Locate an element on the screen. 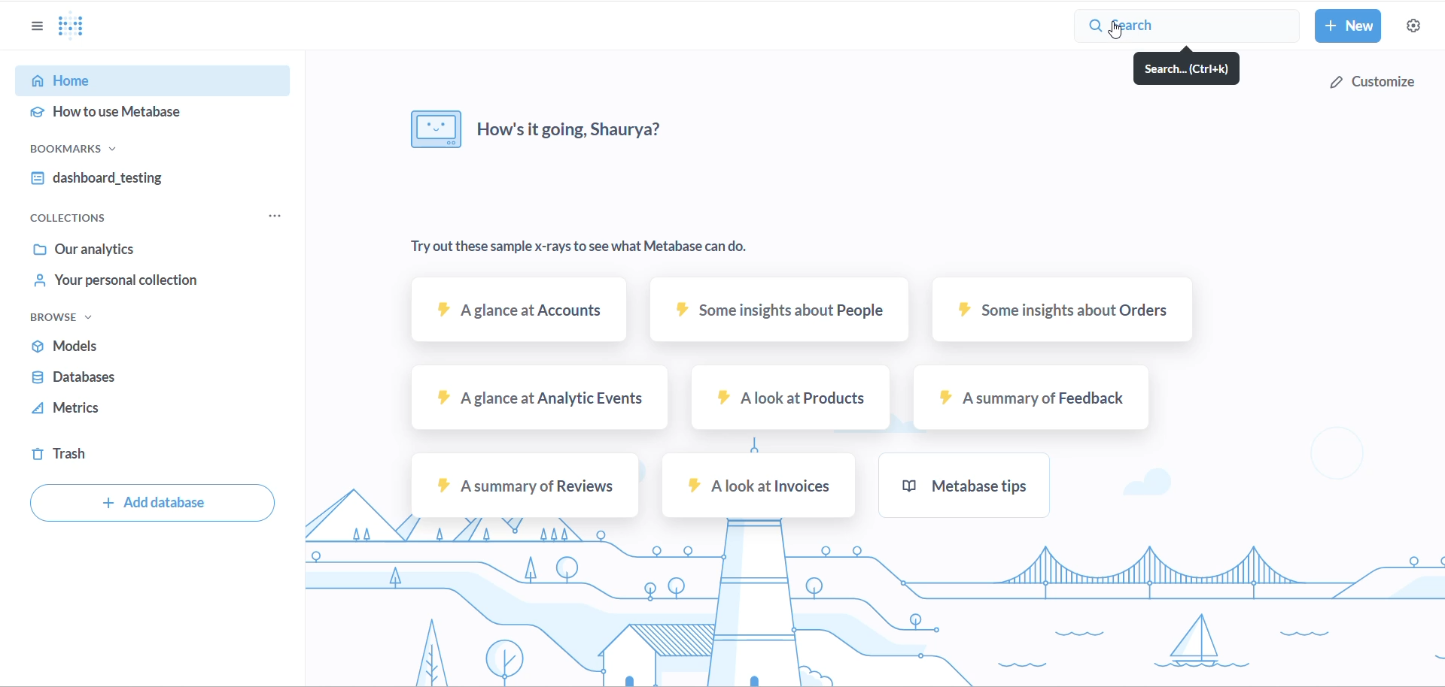 The image size is (1445, 687). some insights about order sample is located at coordinates (1060, 310).